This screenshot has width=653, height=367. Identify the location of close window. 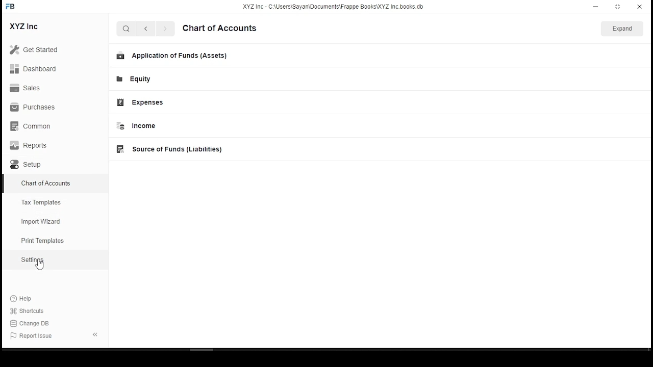
(639, 7).